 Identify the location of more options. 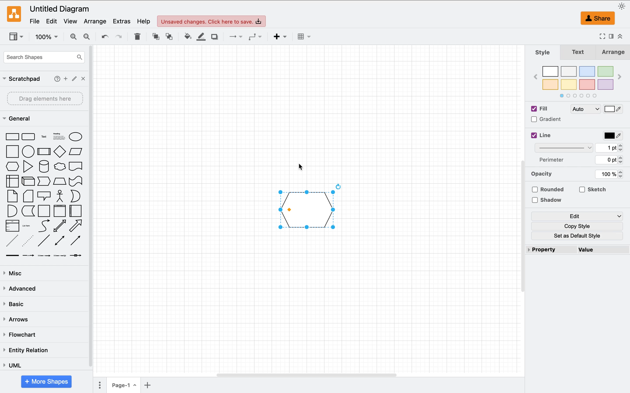
(98, 385).